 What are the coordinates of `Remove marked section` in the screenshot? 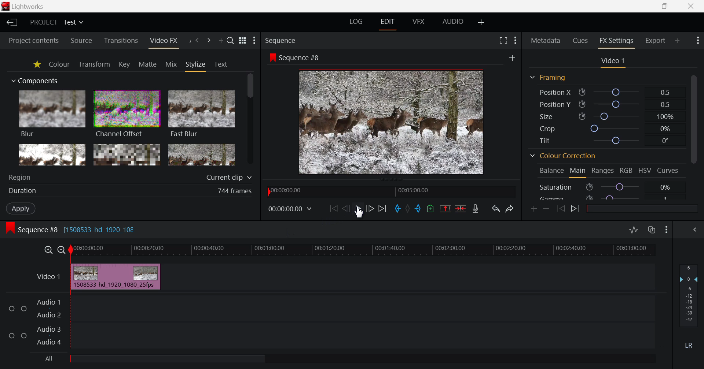 It's located at (446, 209).